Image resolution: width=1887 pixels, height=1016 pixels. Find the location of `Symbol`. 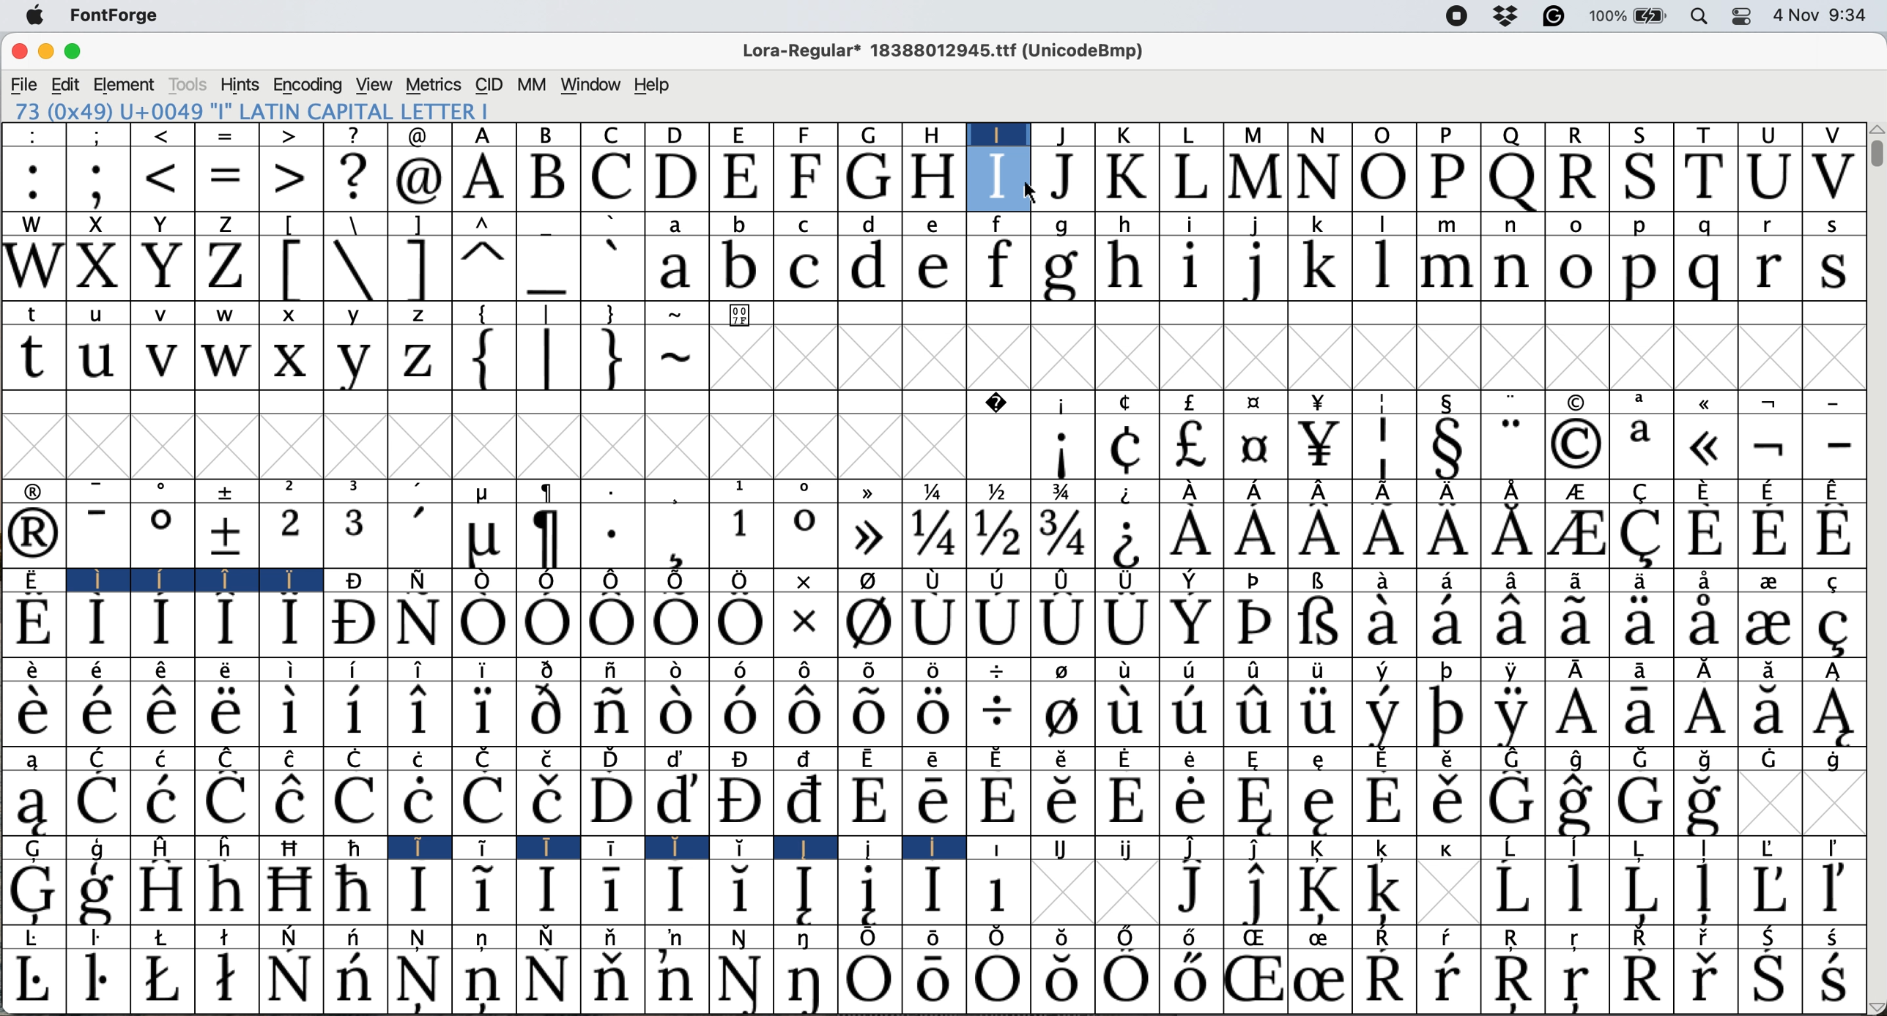

Symbol is located at coordinates (1449, 668).